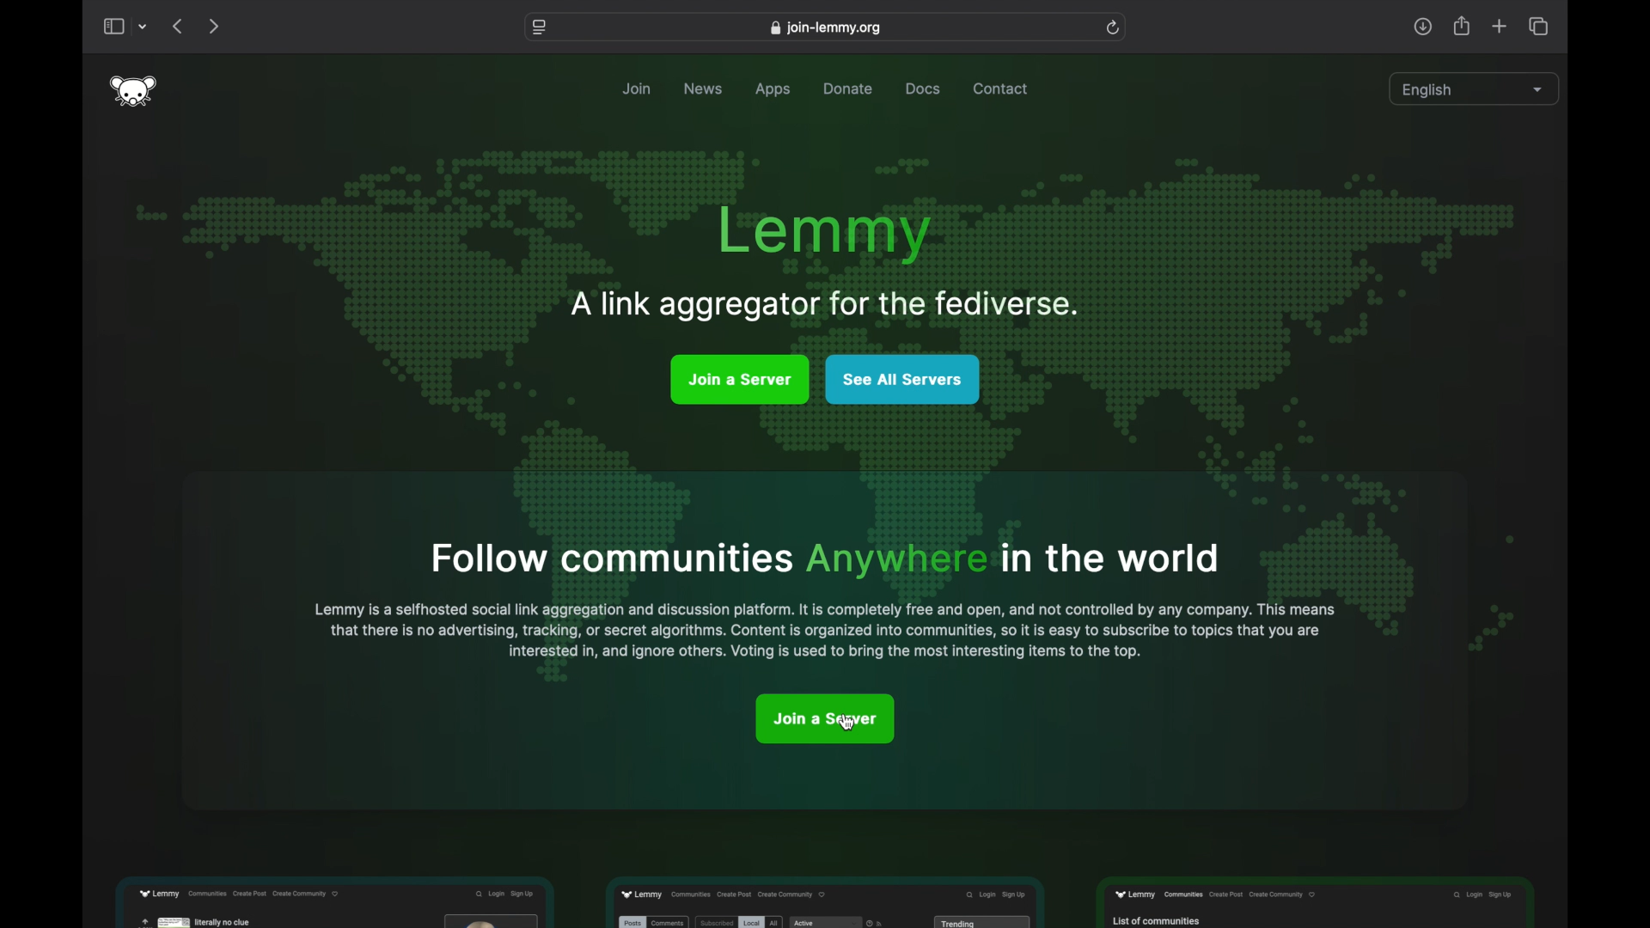  I want to click on tab group picker, so click(144, 27).